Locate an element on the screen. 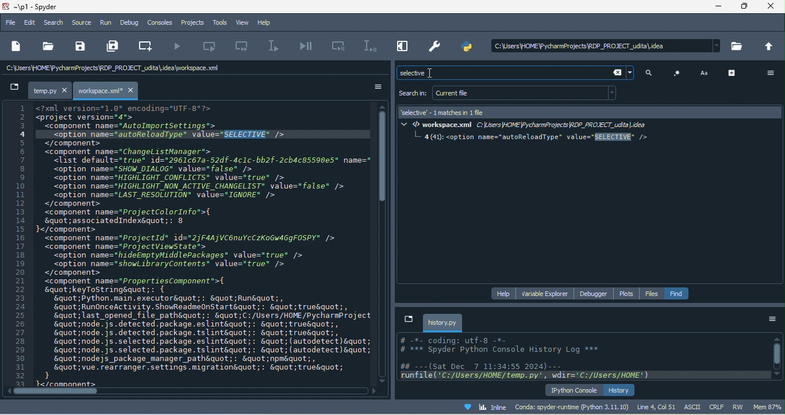 This screenshot has width=785, height=415. c\users\home\pycharm project is located at coordinates (128, 70).